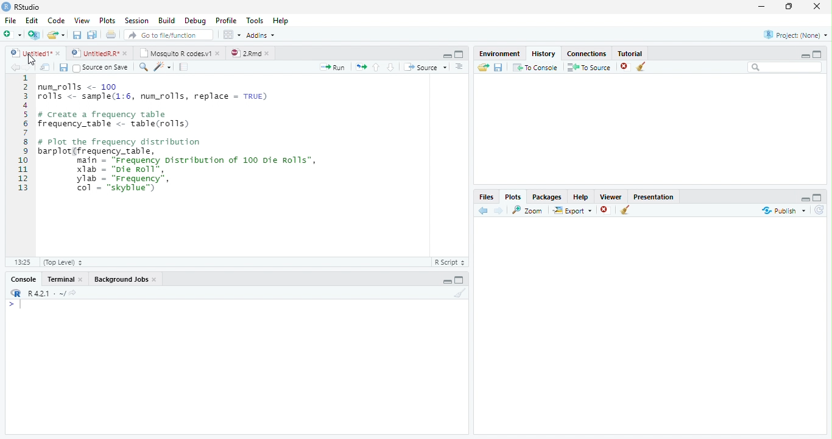  Describe the element at coordinates (805, 199) in the screenshot. I see `Hide` at that location.